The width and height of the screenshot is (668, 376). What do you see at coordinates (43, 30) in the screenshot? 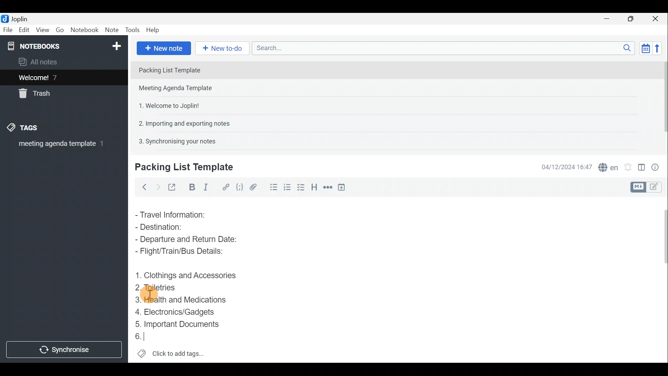
I see `View` at bounding box center [43, 30].